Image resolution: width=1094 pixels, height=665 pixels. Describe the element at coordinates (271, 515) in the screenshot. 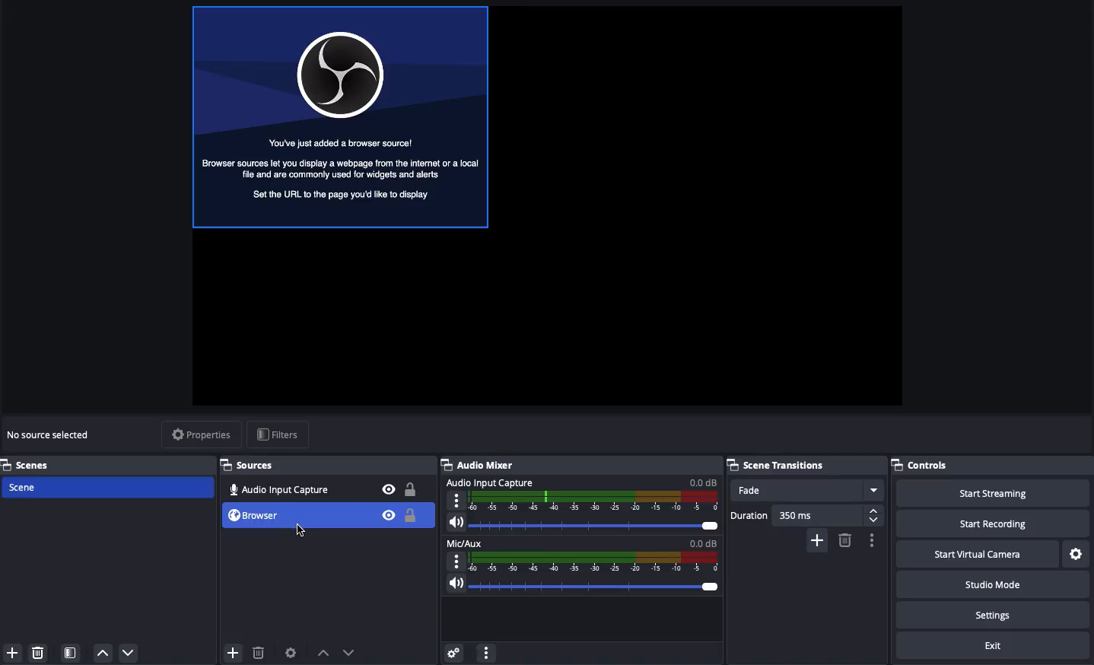

I see `Browser` at that location.